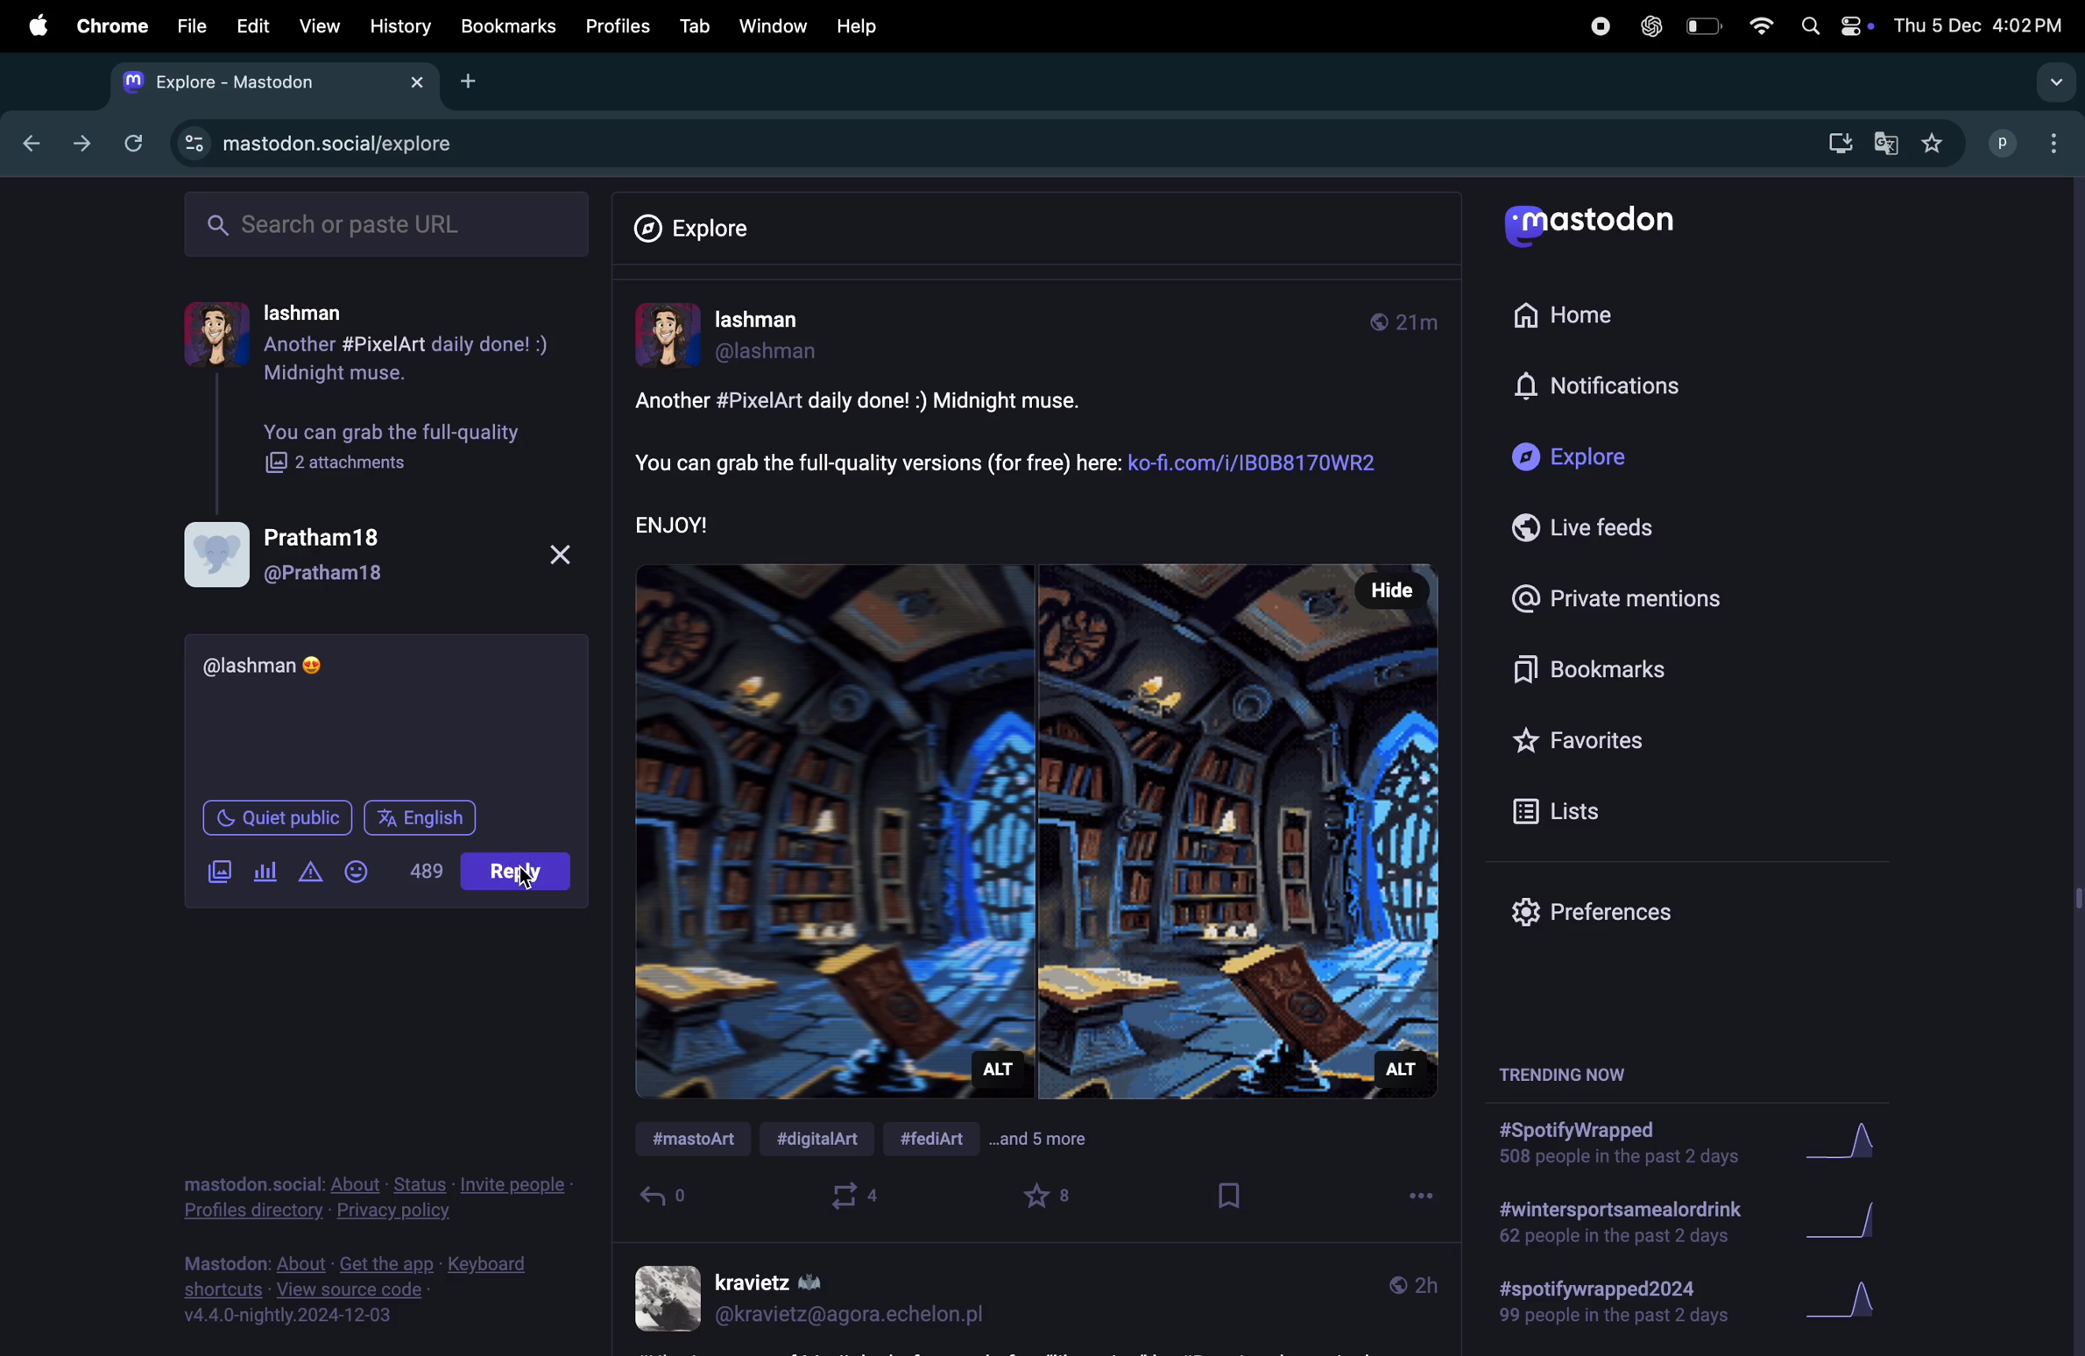 This screenshot has height=1356, width=2085. I want to click on battery, so click(1701, 25).